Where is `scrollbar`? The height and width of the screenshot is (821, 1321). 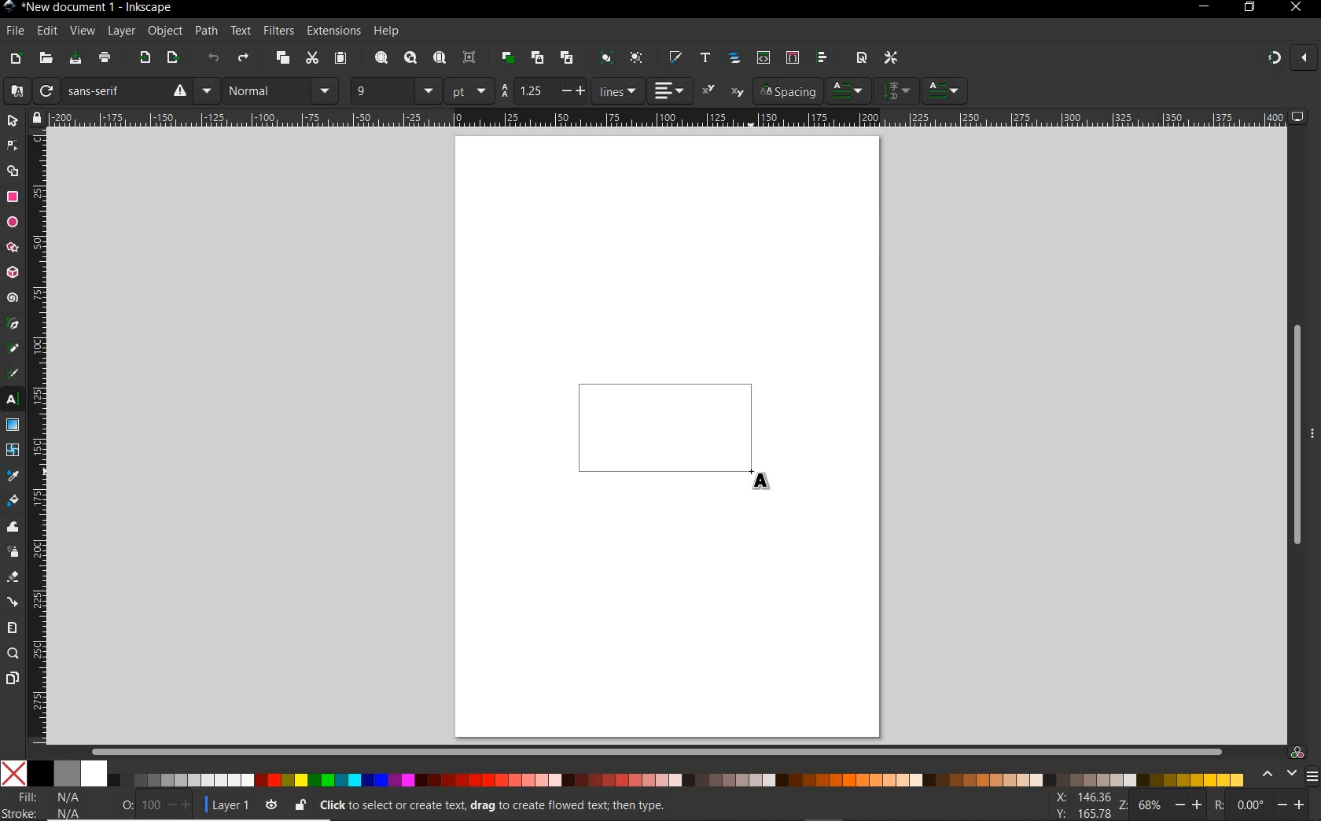
scrollbar is located at coordinates (658, 751).